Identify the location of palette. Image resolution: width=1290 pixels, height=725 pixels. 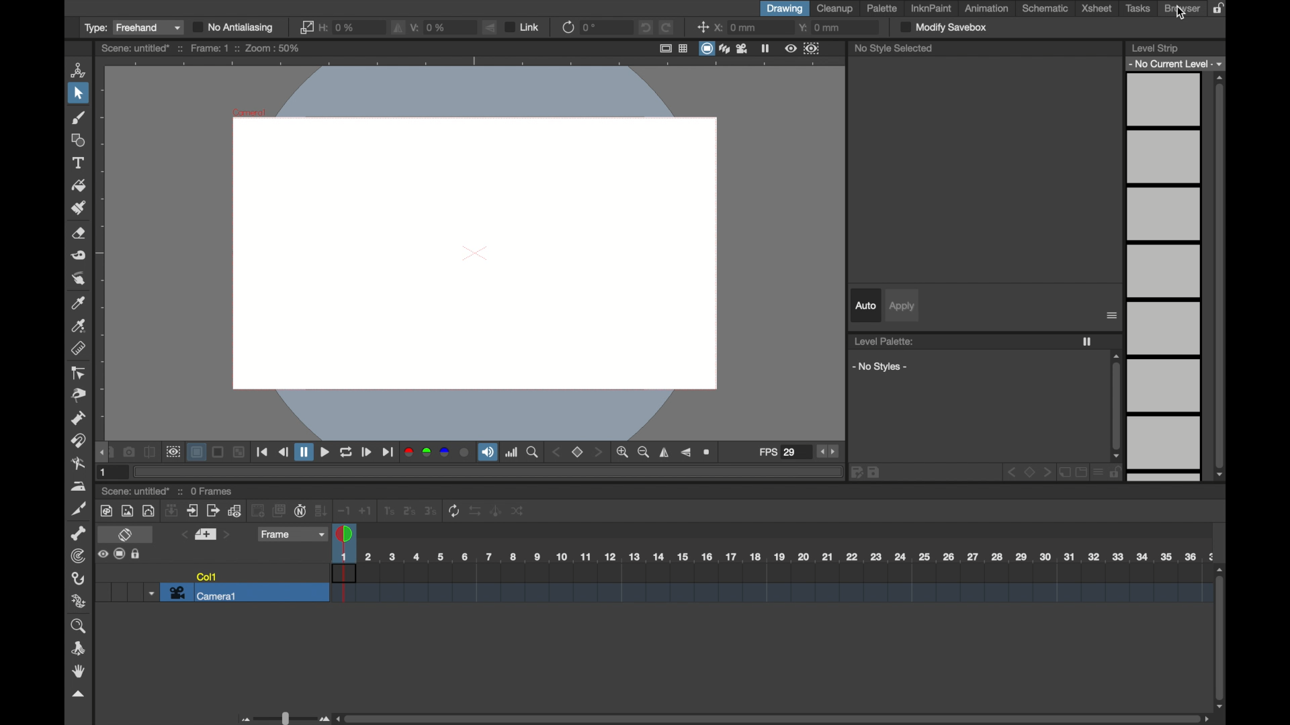
(882, 8).